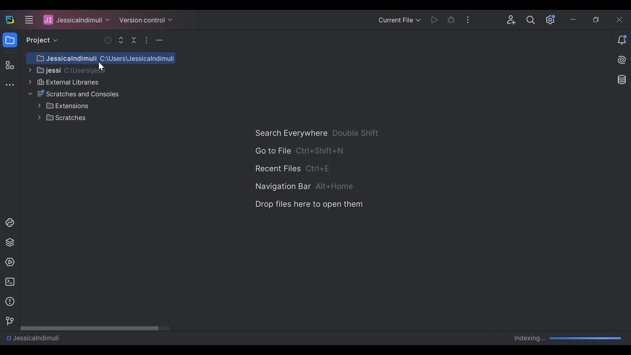 The image size is (631, 355). I want to click on Go To files, so click(272, 151).